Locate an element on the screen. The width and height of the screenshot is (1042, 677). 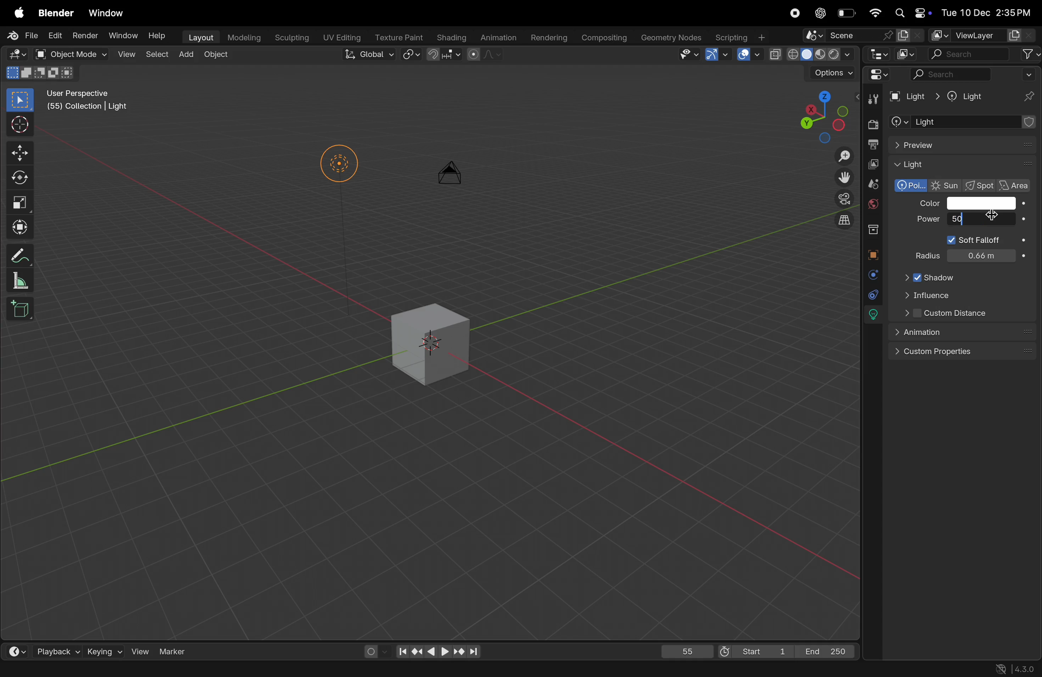
Color is located at coordinates (927, 205).